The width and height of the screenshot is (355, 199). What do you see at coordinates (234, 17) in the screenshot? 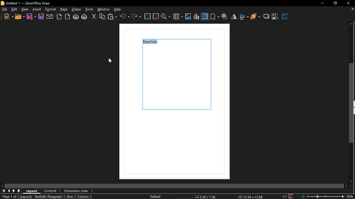
I see `flip` at bounding box center [234, 17].